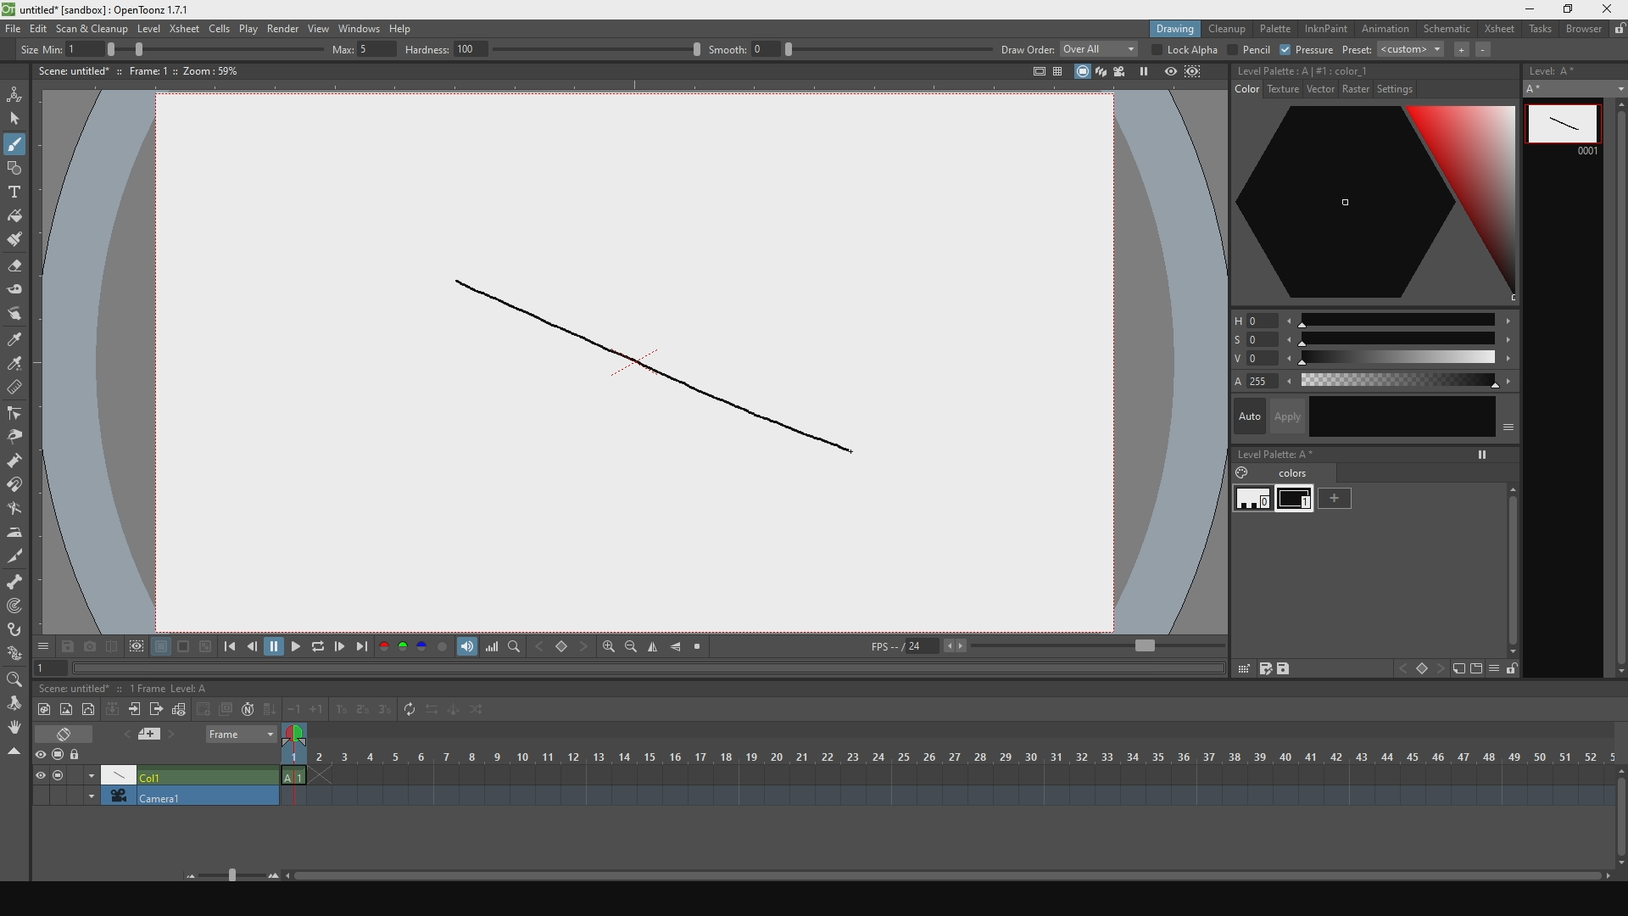 This screenshot has height=916, width=1628. What do you see at coordinates (1542, 33) in the screenshot?
I see `tasks` at bounding box center [1542, 33].